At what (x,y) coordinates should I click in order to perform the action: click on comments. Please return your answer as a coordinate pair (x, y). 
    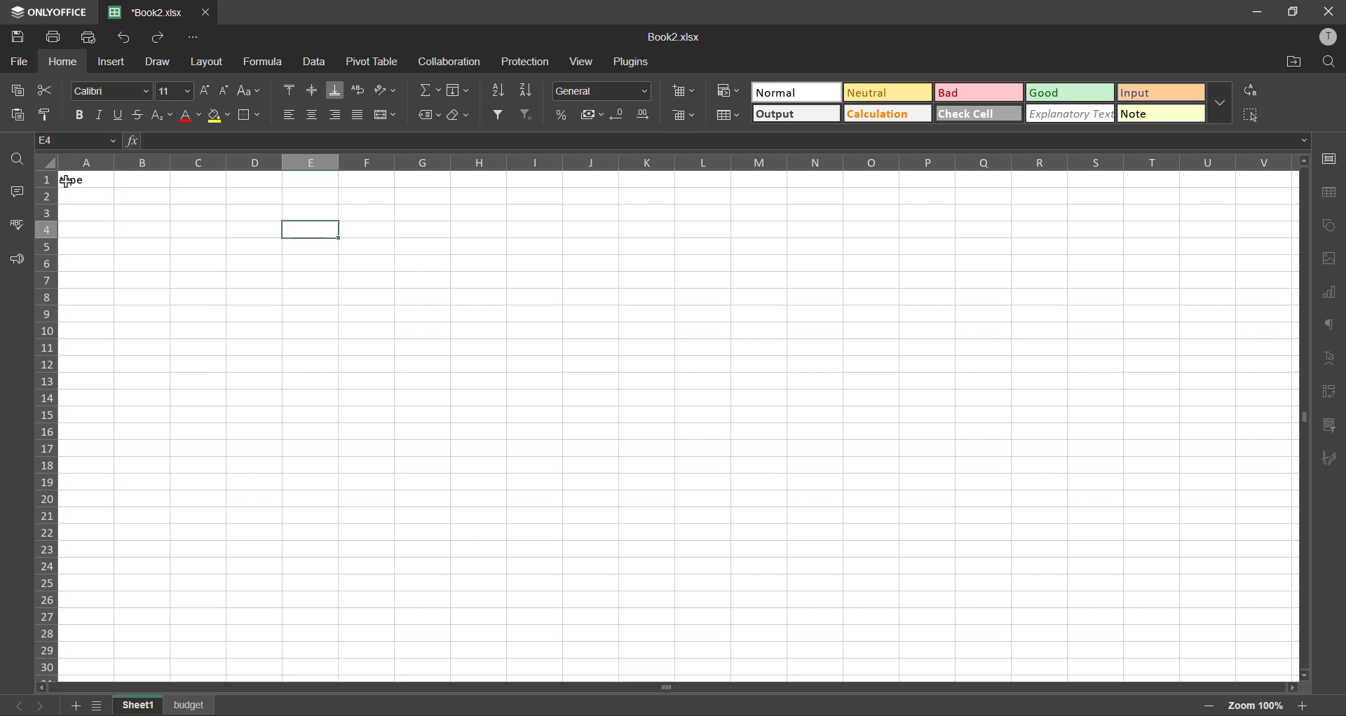
    Looking at the image, I should click on (16, 192).